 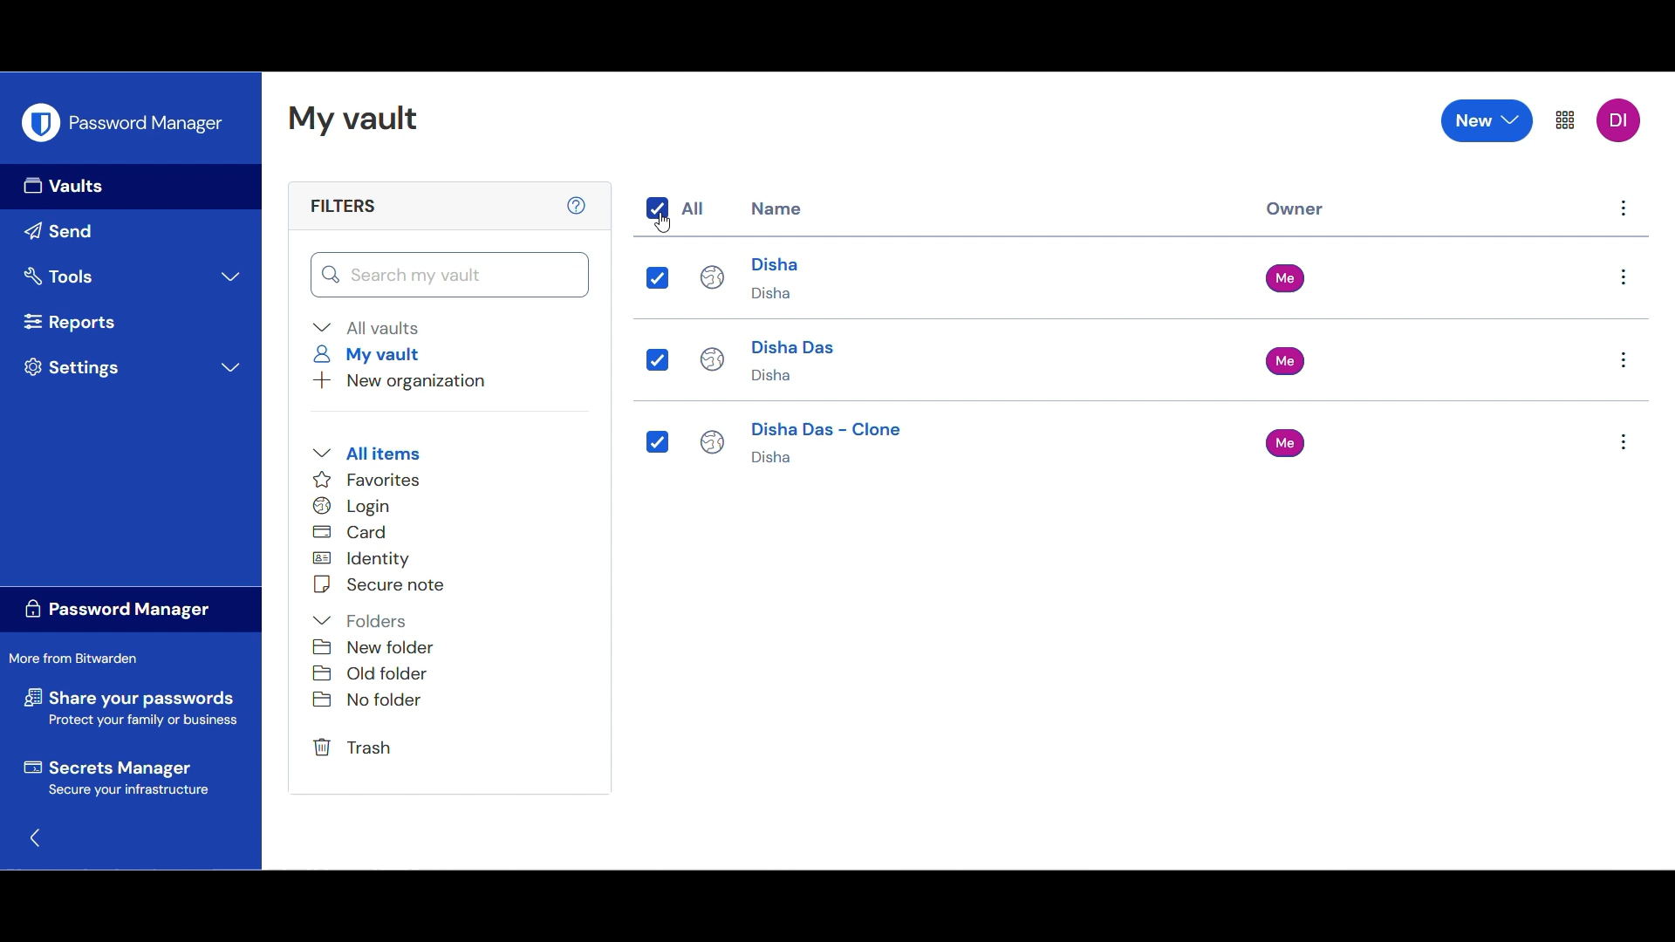 What do you see at coordinates (341, 205) in the screenshot?
I see `Filters` at bounding box center [341, 205].